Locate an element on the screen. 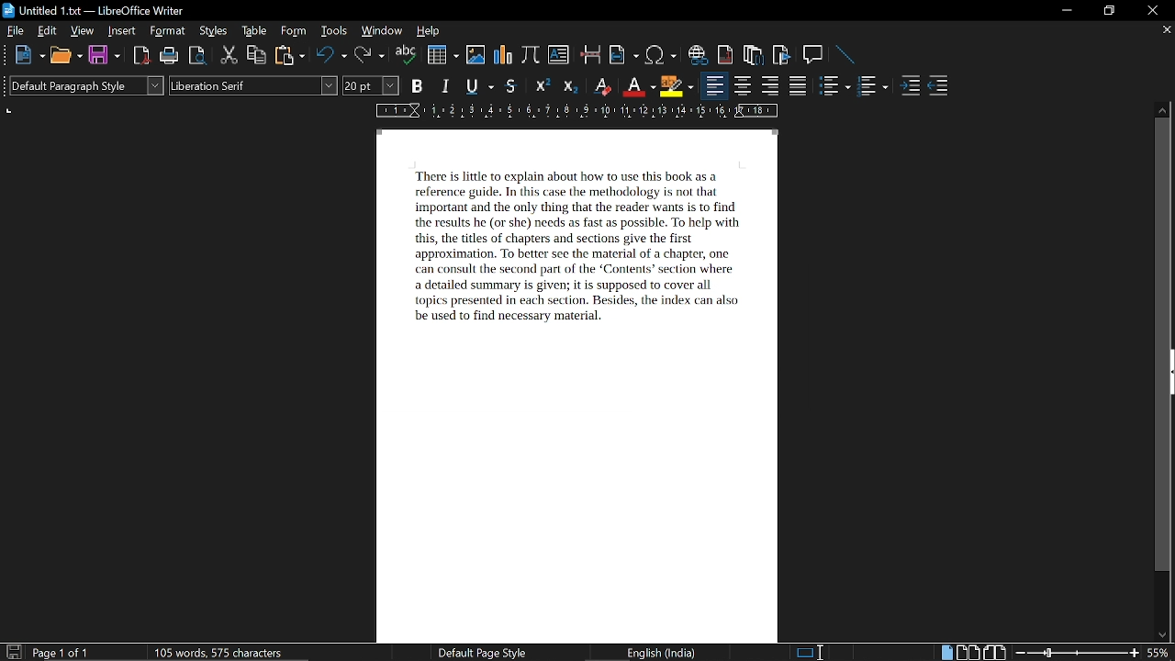  paste is located at coordinates (288, 55).